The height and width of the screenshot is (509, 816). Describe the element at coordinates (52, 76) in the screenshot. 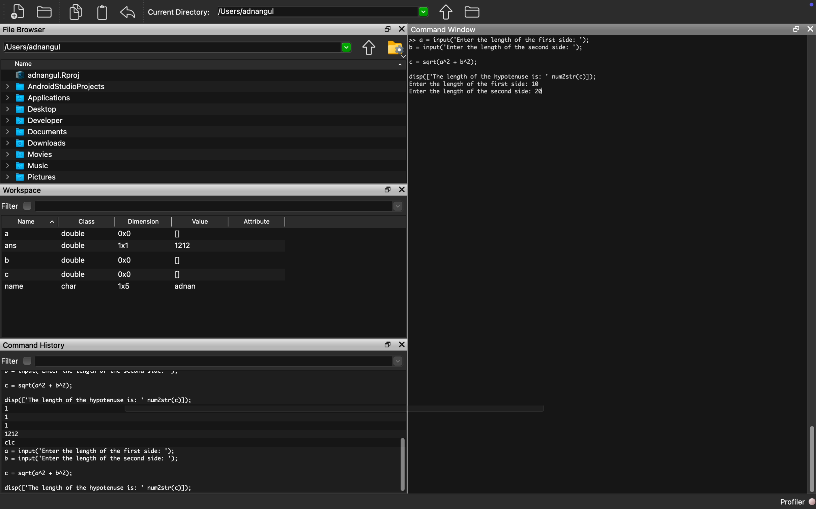

I see `I" adnangul.Rproj` at that location.